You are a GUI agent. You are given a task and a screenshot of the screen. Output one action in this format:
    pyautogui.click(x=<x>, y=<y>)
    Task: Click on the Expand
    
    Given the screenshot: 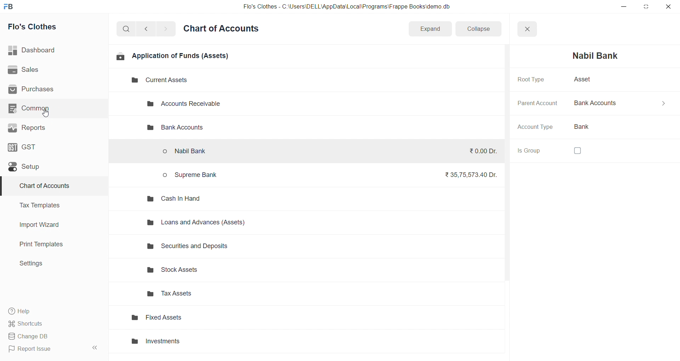 What is the action you would take?
    pyautogui.click(x=430, y=28)
    